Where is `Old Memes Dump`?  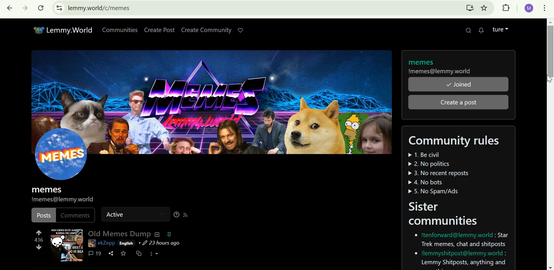
Old Memes Dump is located at coordinates (119, 233).